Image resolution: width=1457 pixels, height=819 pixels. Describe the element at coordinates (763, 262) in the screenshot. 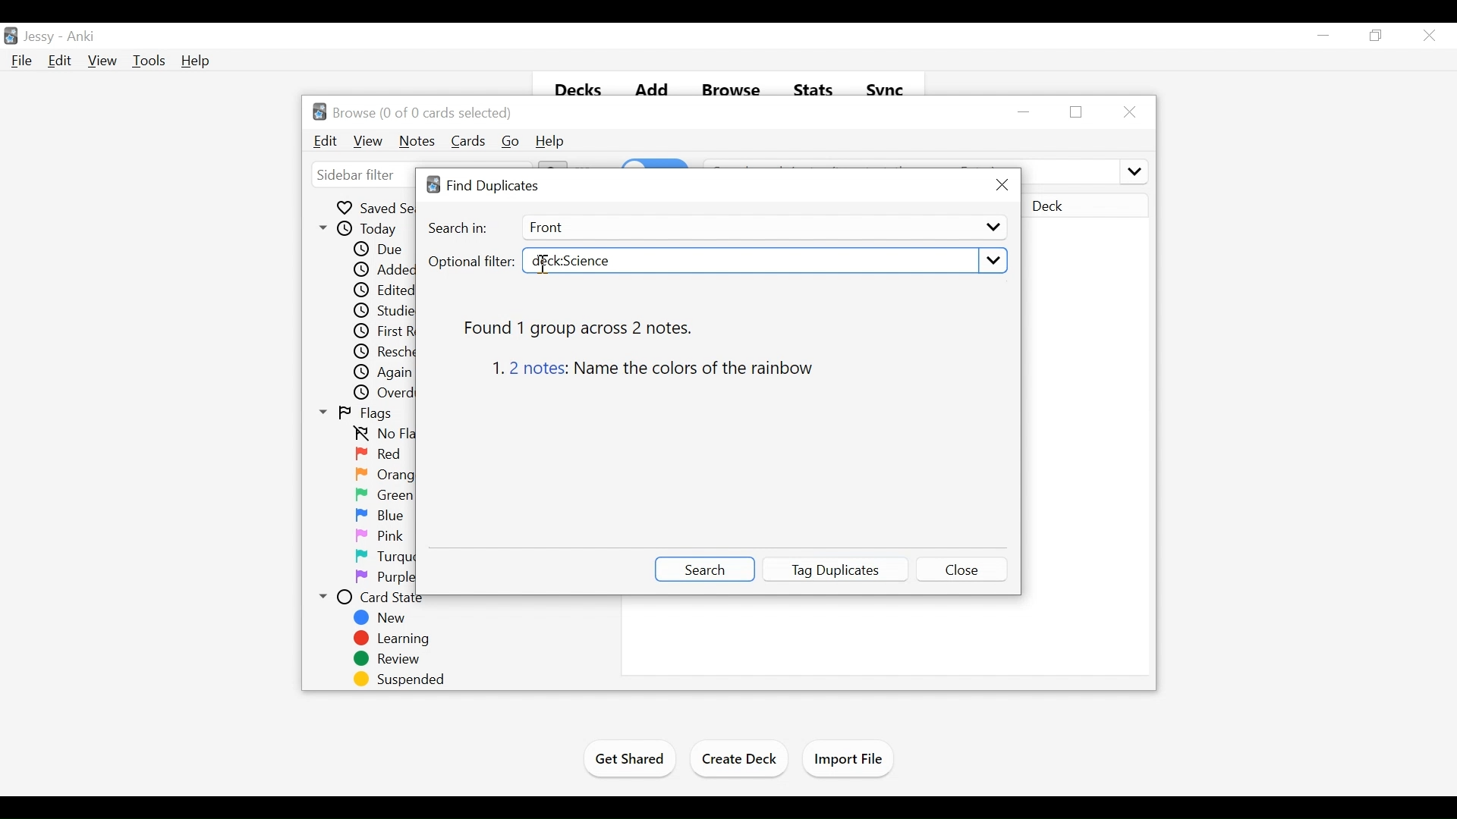

I see `Select Optional Filter` at that location.